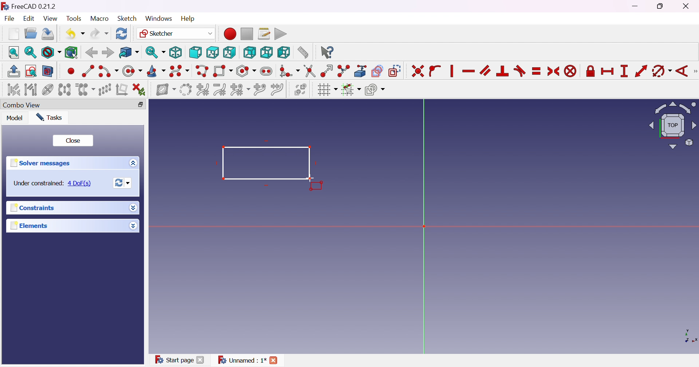 This screenshot has height=367, width=699. Describe the element at coordinates (360, 71) in the screenshot. I see `Create external geometry` at that location.